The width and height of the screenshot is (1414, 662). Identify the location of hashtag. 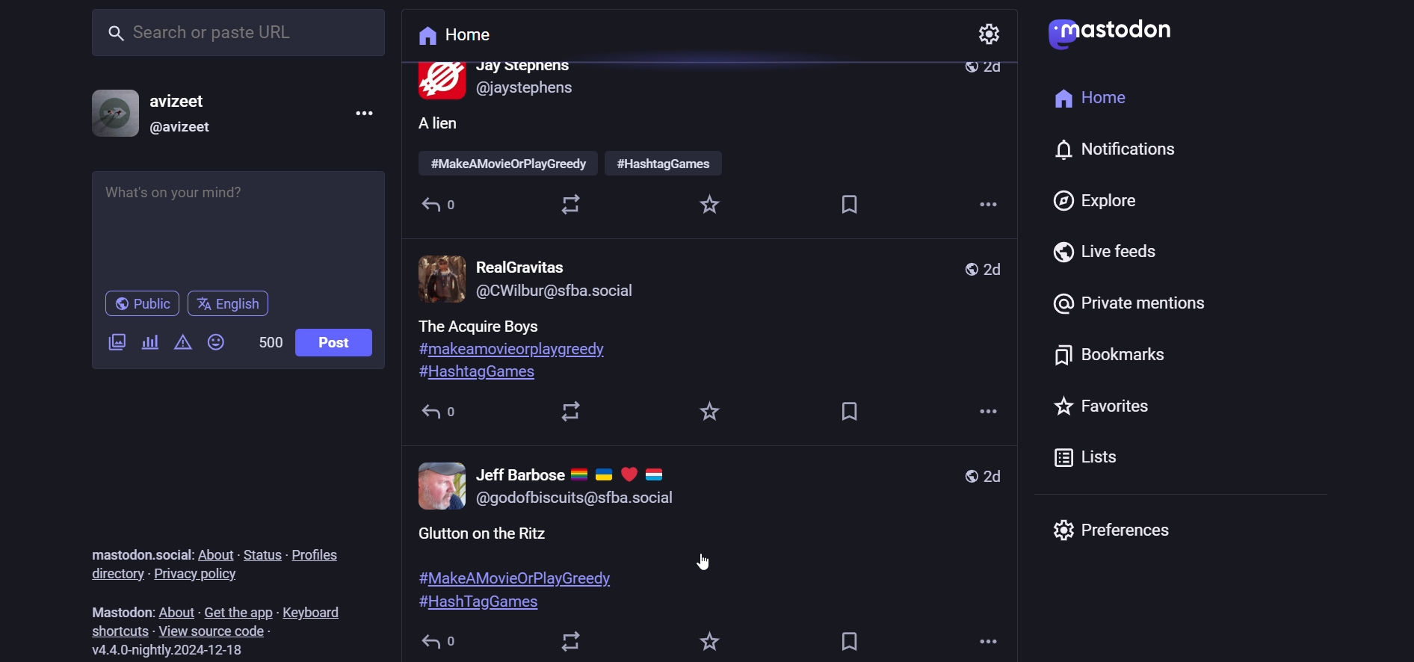
(661, 166).